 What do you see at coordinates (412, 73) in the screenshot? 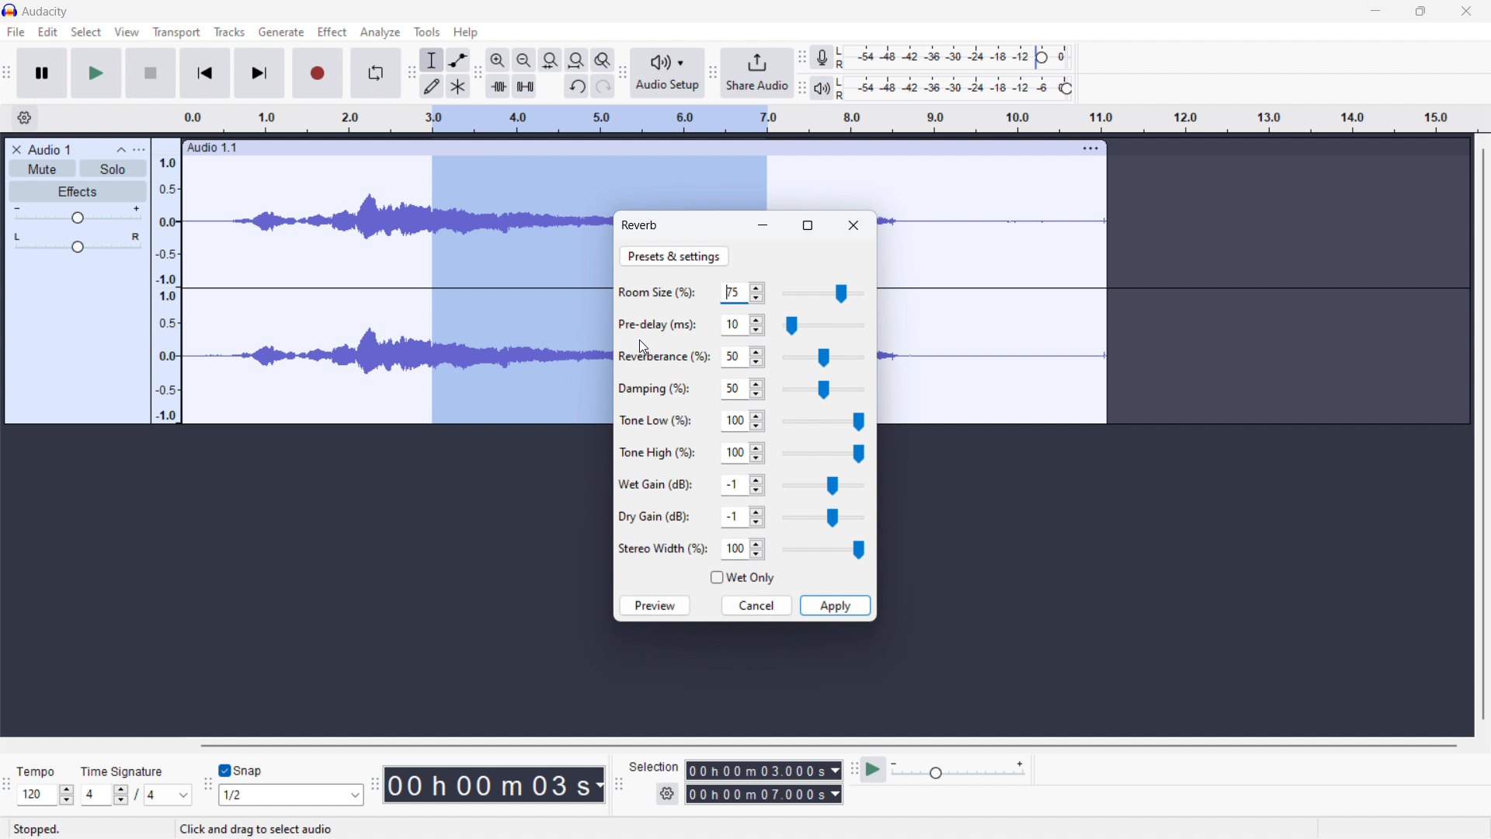
I see `tools toolbar` at bounding box center [412, 73].